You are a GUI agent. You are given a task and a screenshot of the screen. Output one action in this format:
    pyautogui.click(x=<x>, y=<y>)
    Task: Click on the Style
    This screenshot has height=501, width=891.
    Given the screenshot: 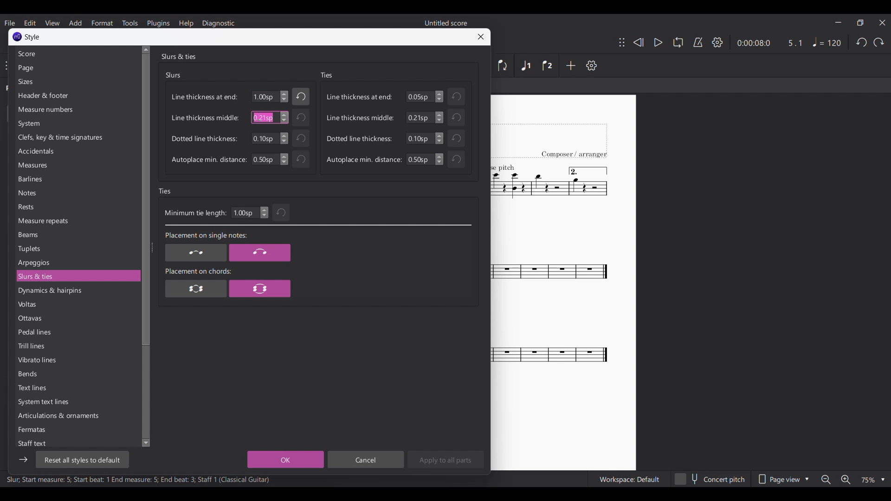 What is the action you would take?
    pyautogui.click(x=33, y=37)
    